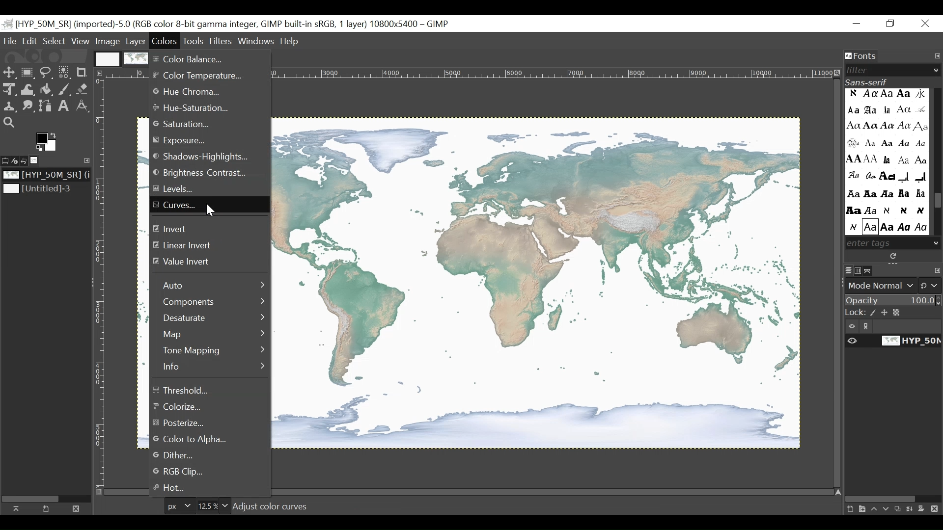 The height and width of the screenshot is (530, 943). I want to click on Mode Normal, so click(894, 286).